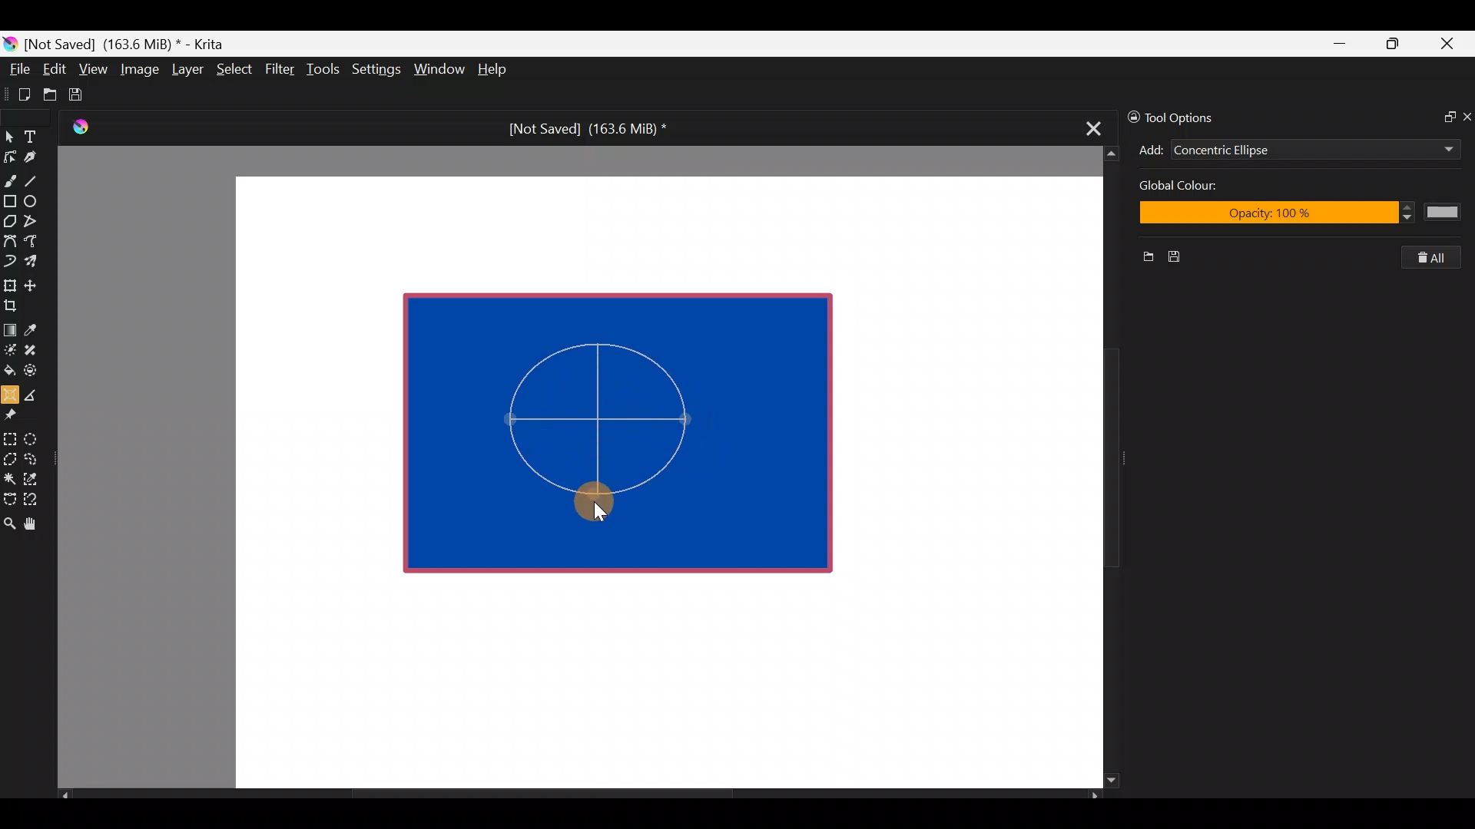 The width and height of the screenshot is (1475, 829). What do you see at coordinates (38, 136) in the screenshot?
I see `Text tool` at bounding box center [38, 136].